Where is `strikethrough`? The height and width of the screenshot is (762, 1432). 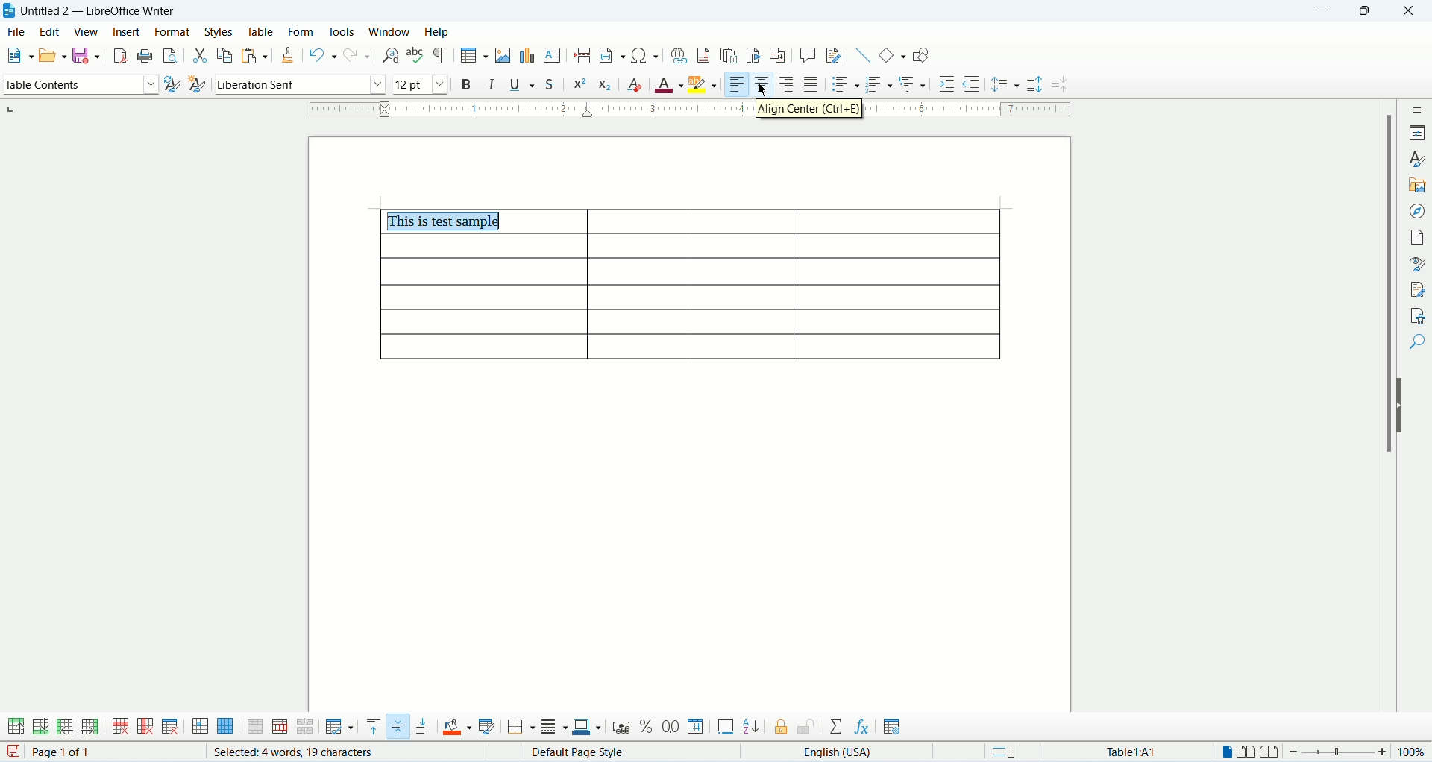
strikethrough is located at coordinates (547, 85).